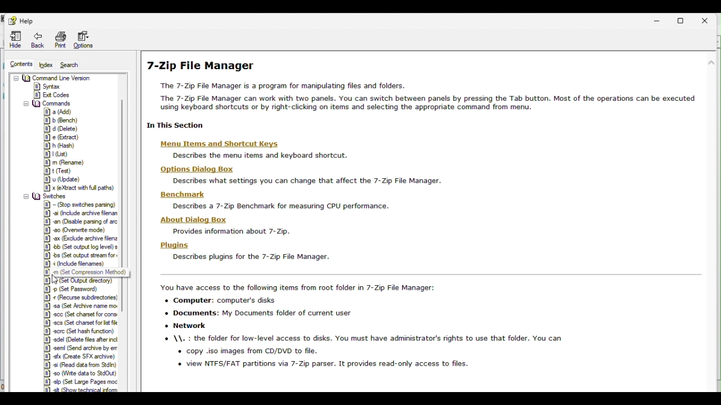 This screenshot has height=405, width=721. Describe the element at coordinates (683, 19) in the screenshot. I see `Restore` at that location.